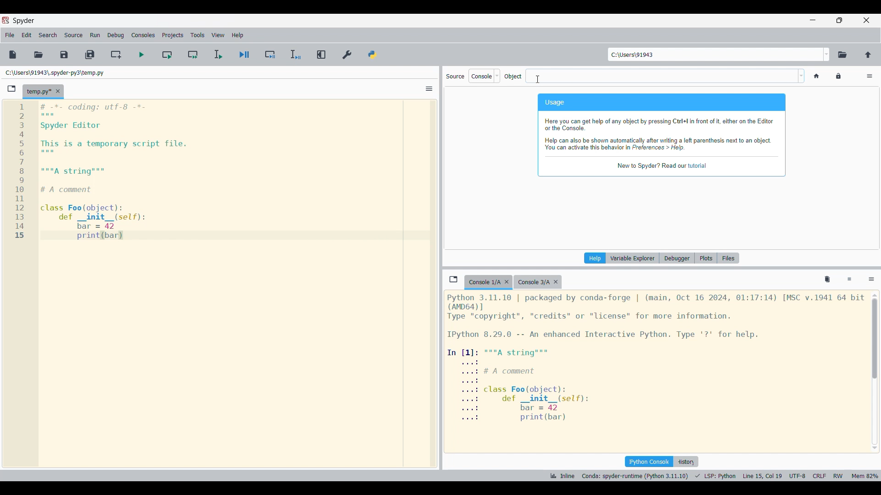  What do you see at coordinates (217, 55) in the screenshot?
I see `Run selection/current line` at bounding box center [217, 55].